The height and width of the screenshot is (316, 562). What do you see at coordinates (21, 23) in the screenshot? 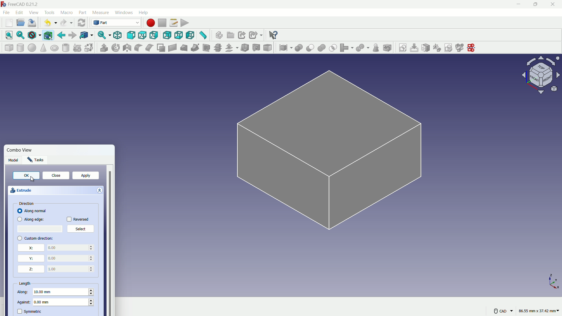
I see `open file` at bounding box center [21, 23].